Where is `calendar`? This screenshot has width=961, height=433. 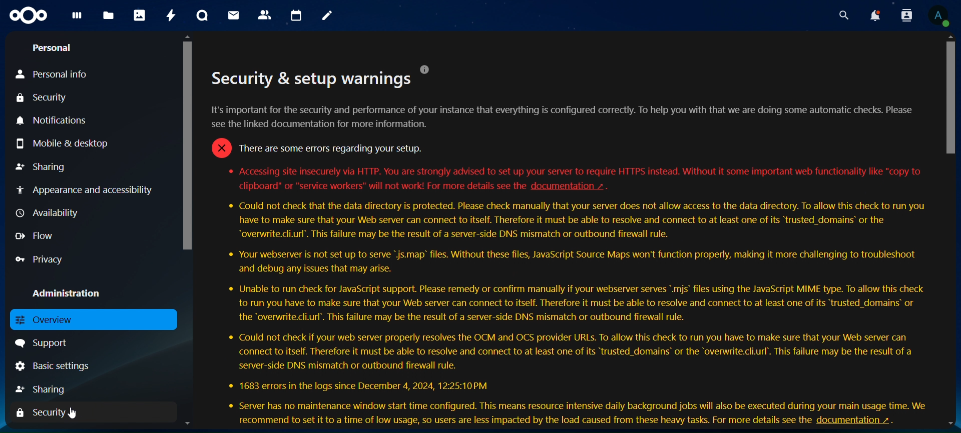
calendar is located at coordinates (297, 16).